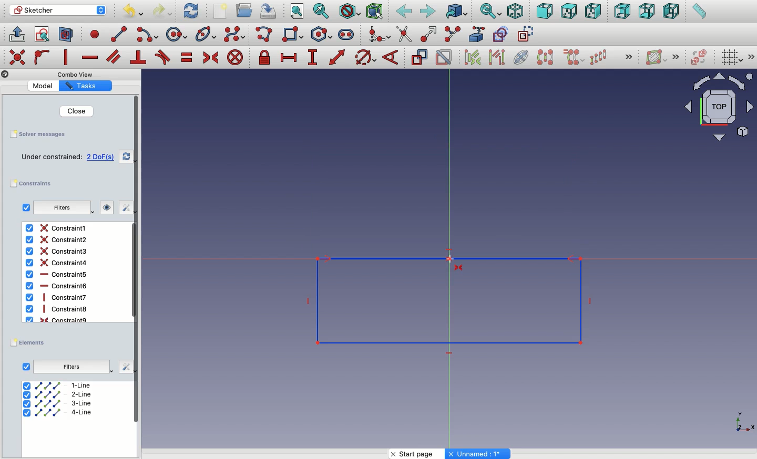 This screenshot has height=459, width=757. Describe the element at coordinates (572, 58) in the screenshot. I see `Clone` at that location.